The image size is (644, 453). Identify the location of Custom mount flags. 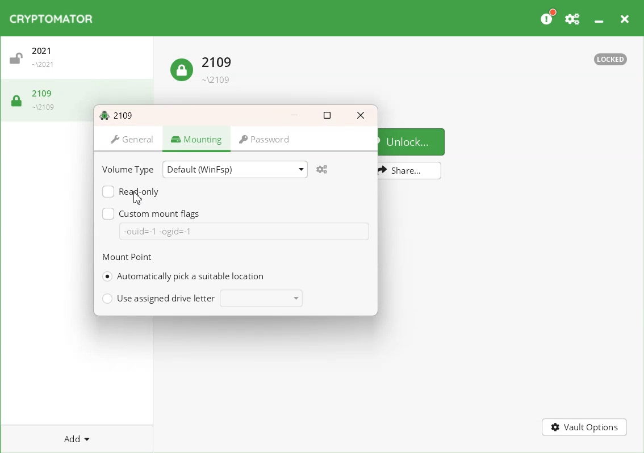
(153, 213).